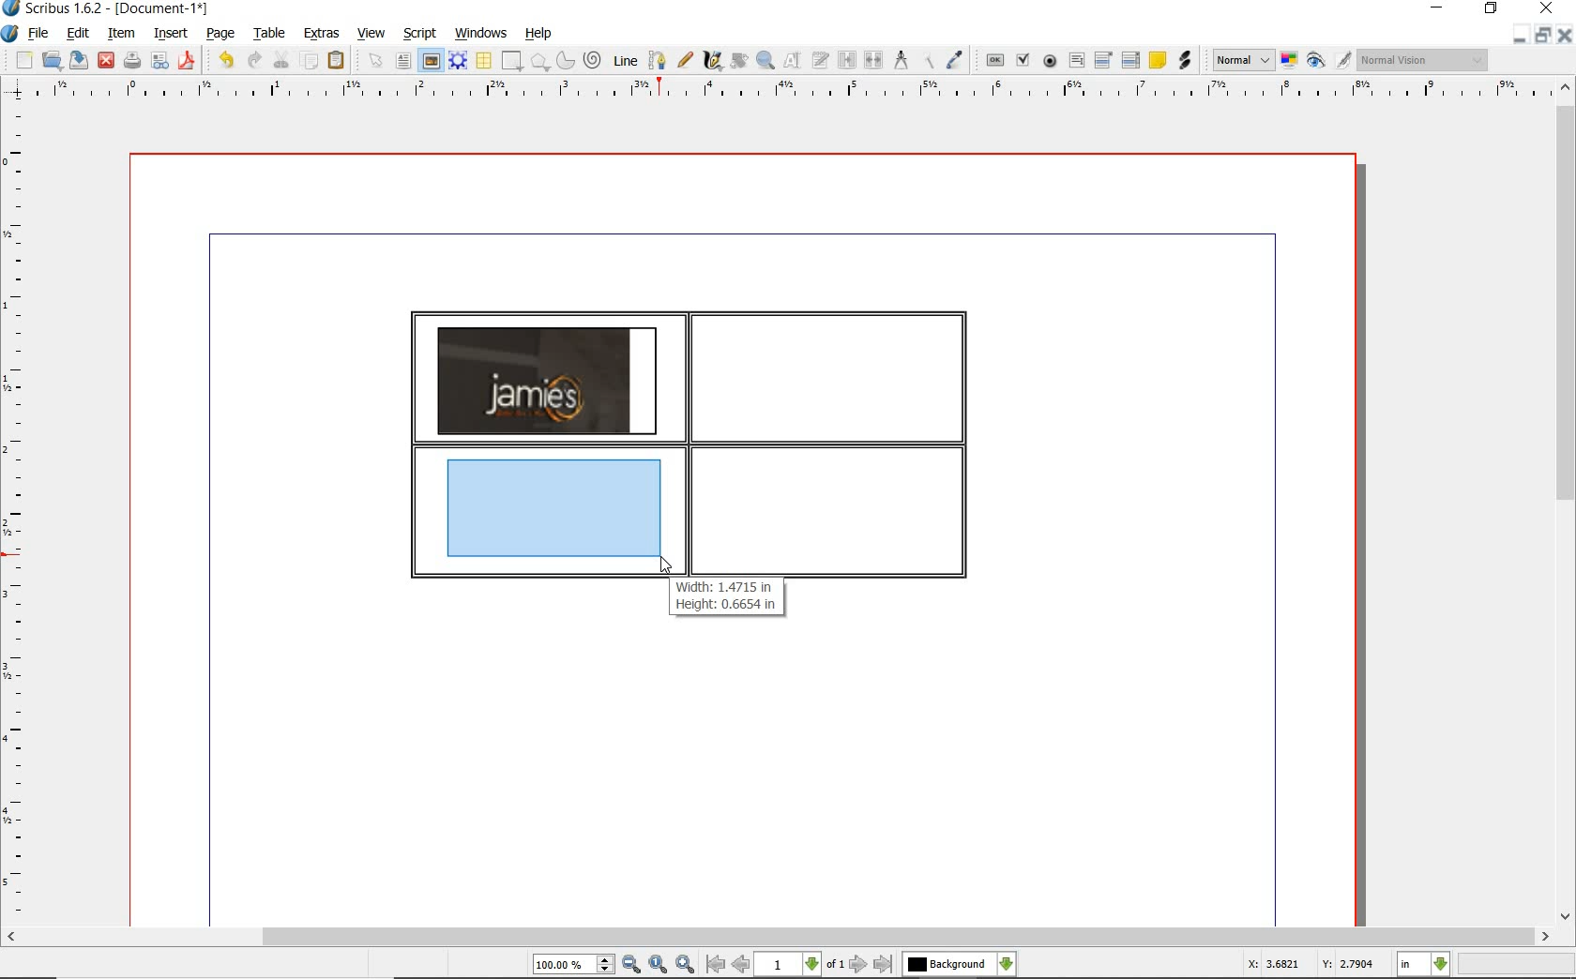 The image size is (1576, 979). I want to click on view , so click(374, 34).